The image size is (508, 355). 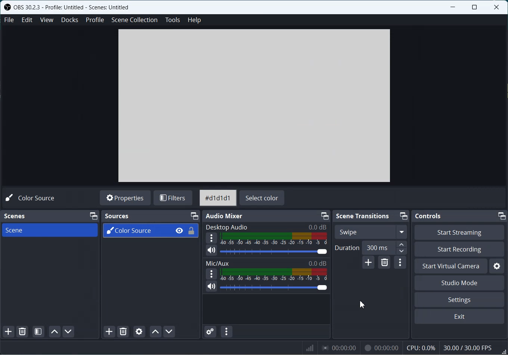 I want to click on Start Streaming, so click(x=459, y=232).